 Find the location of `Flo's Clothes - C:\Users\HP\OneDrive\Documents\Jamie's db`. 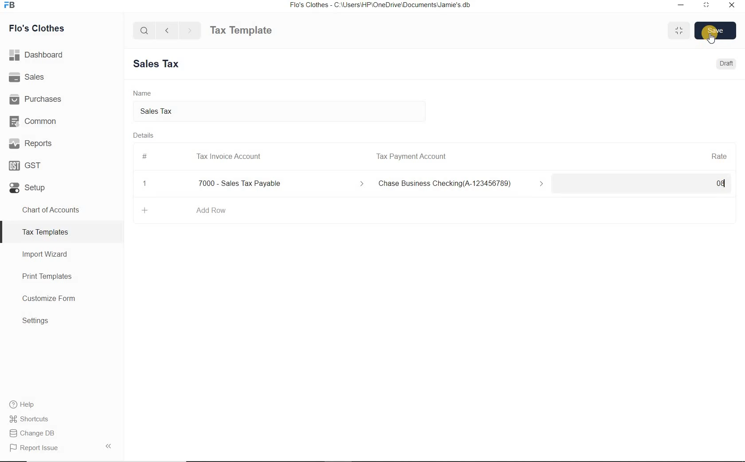

Flo's Clothes - C:\Users\HP\OneDrive\Documents\Jamie's db is located at coordinates (380, 5).